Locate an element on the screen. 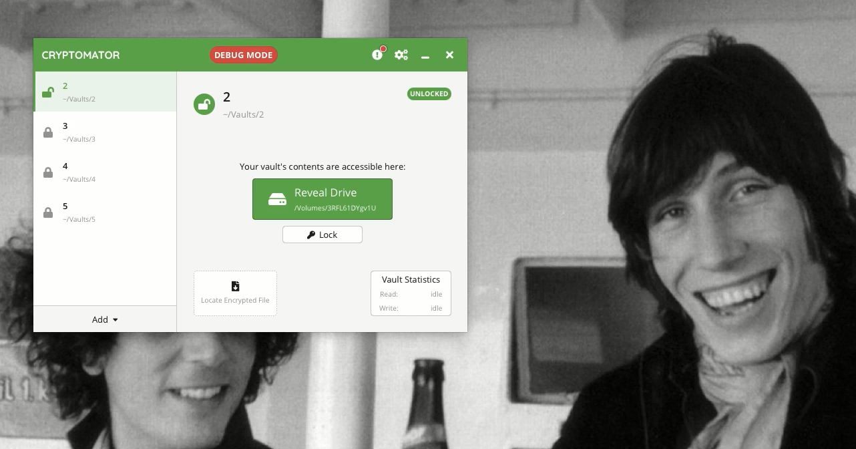 This screenshot has width=856, height=449. Minimize is located at coordinates (425, 57).